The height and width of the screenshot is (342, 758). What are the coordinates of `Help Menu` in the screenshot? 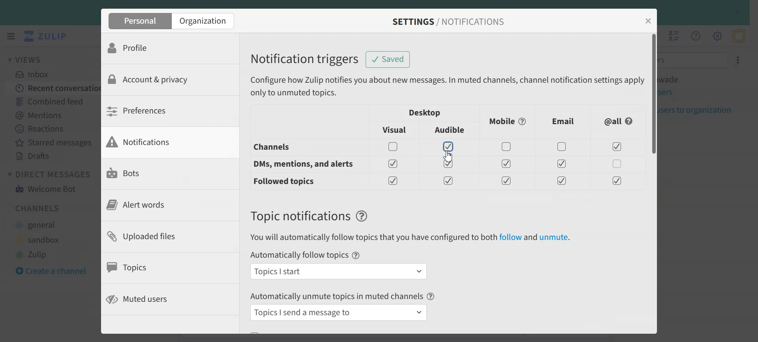 It's located at (695, 35).